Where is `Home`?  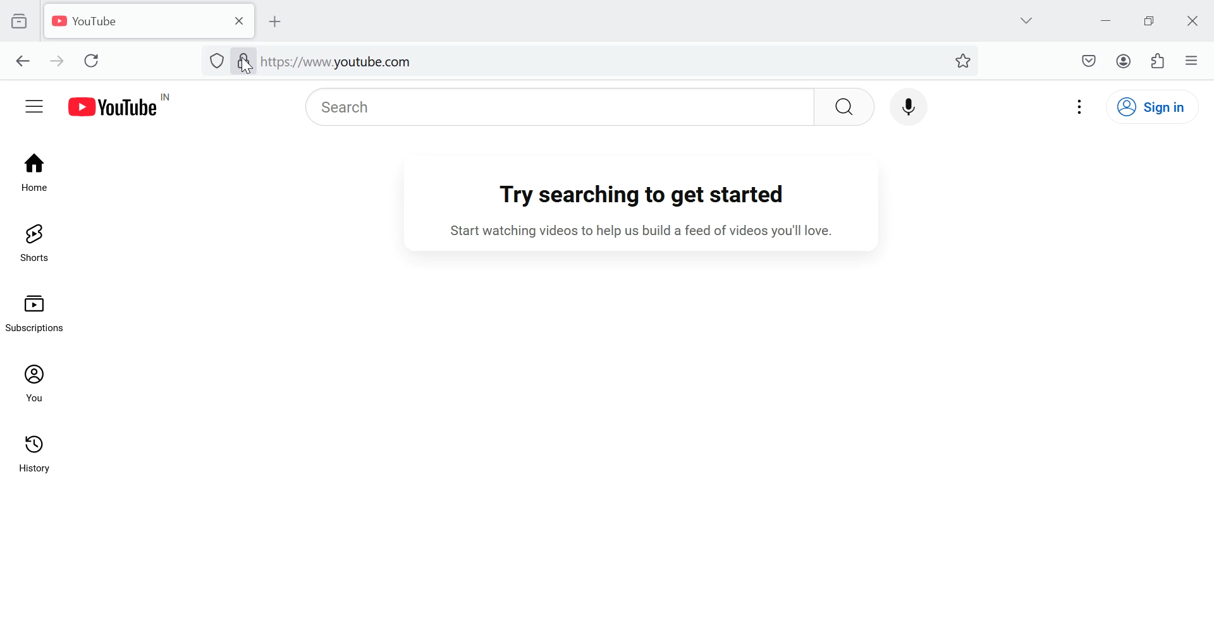 Home is located at coordinates (34, 170).